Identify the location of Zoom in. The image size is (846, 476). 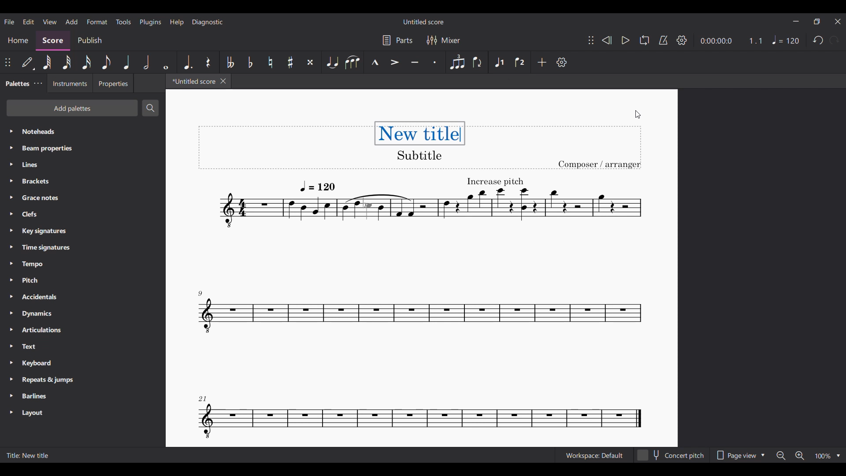
(800, 456).